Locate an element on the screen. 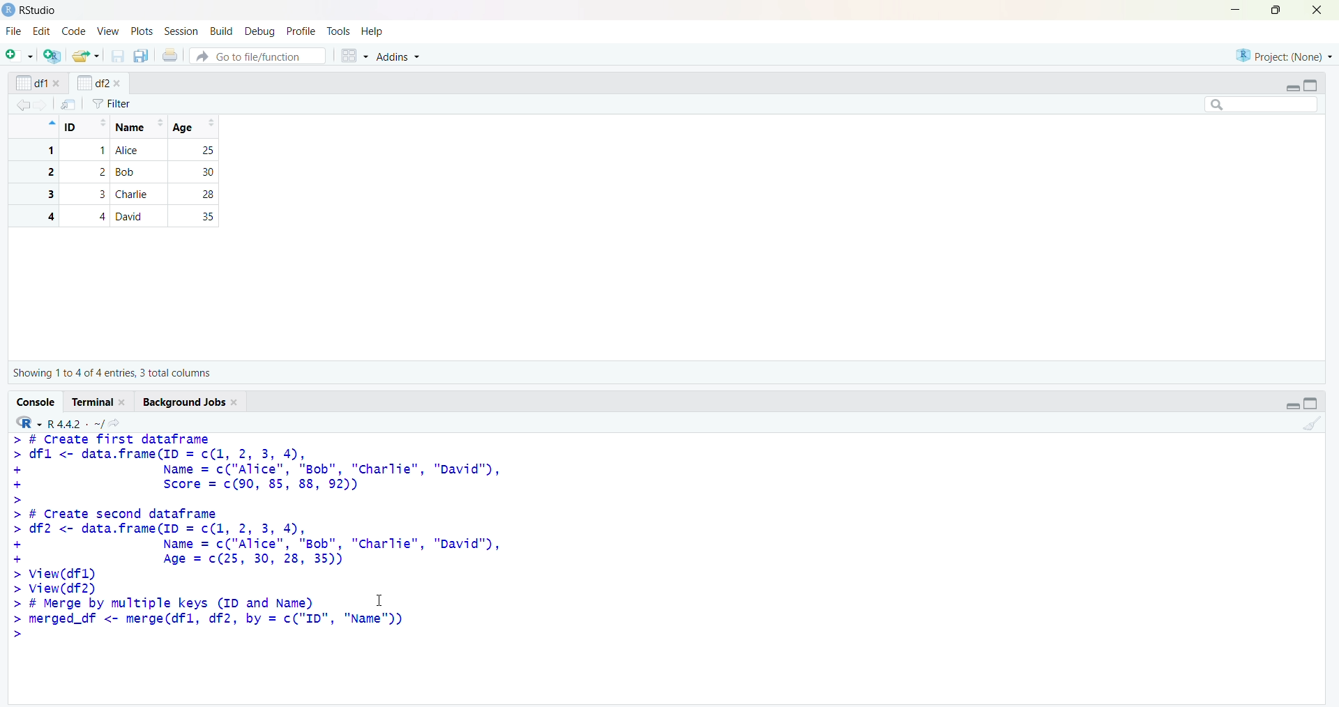 The image size is (1339, 707). 1 1 Alice 25 is located at coordinates (120, 151).